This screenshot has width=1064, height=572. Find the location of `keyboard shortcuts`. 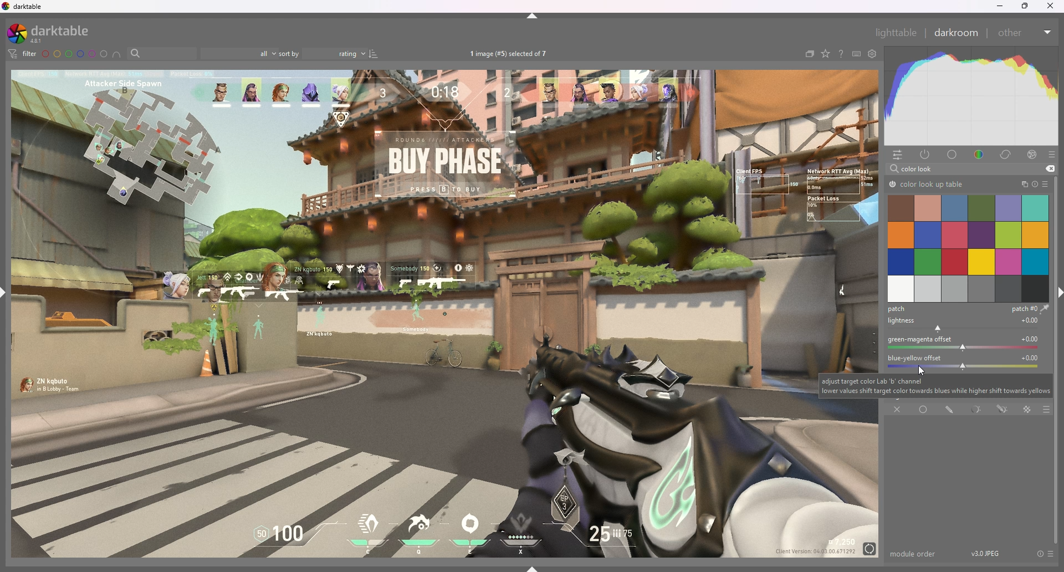

keyboard shortcuts is located at coordinates (857, 53).